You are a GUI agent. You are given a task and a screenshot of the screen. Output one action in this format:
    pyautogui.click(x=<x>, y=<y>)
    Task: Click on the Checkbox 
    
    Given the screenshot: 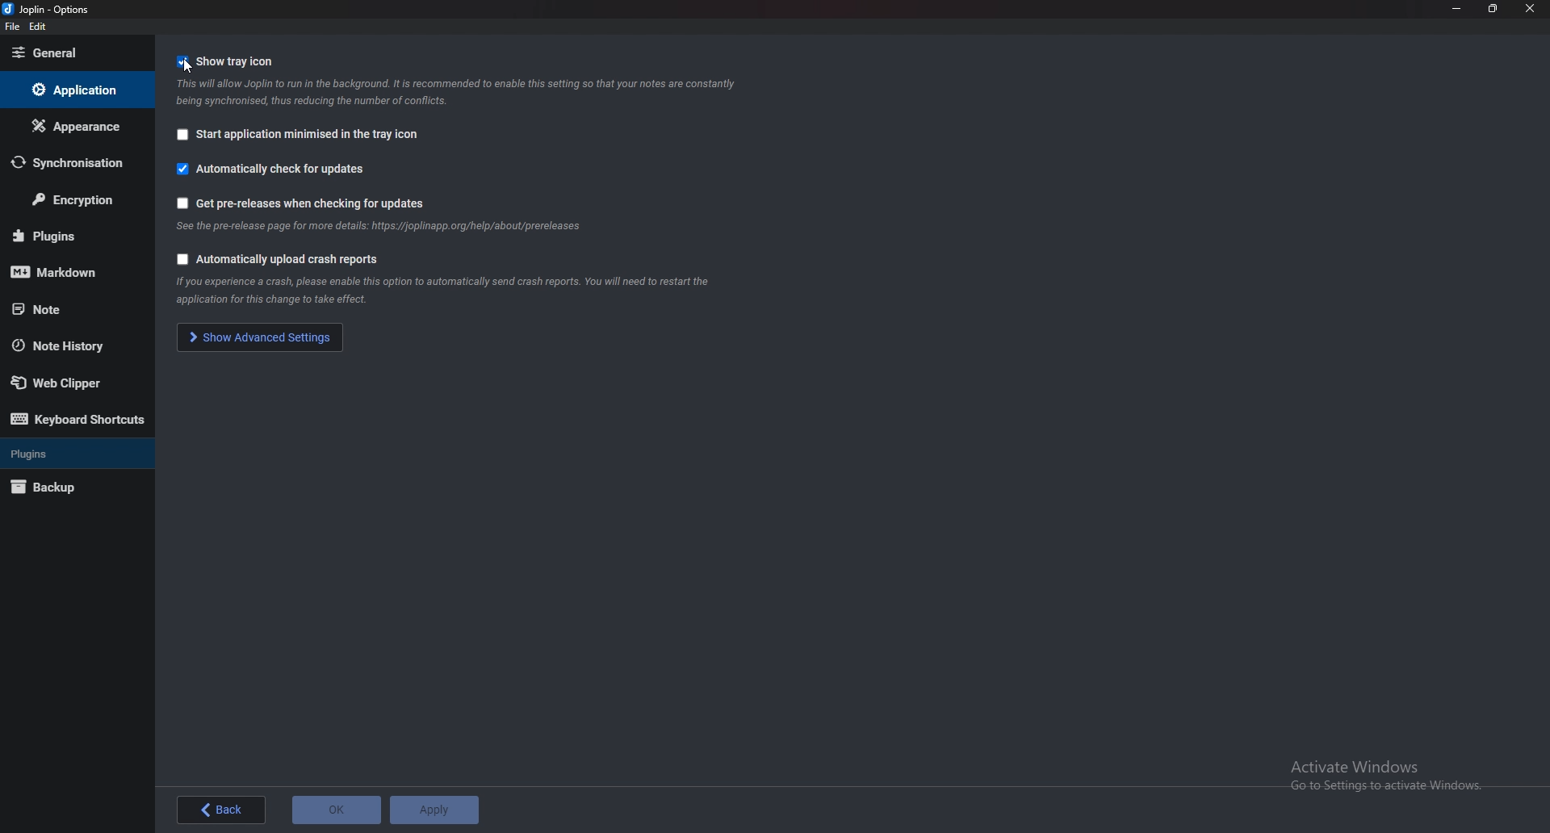 What is the action you would take?
    pyautogui.click(x=182, y=135)
    